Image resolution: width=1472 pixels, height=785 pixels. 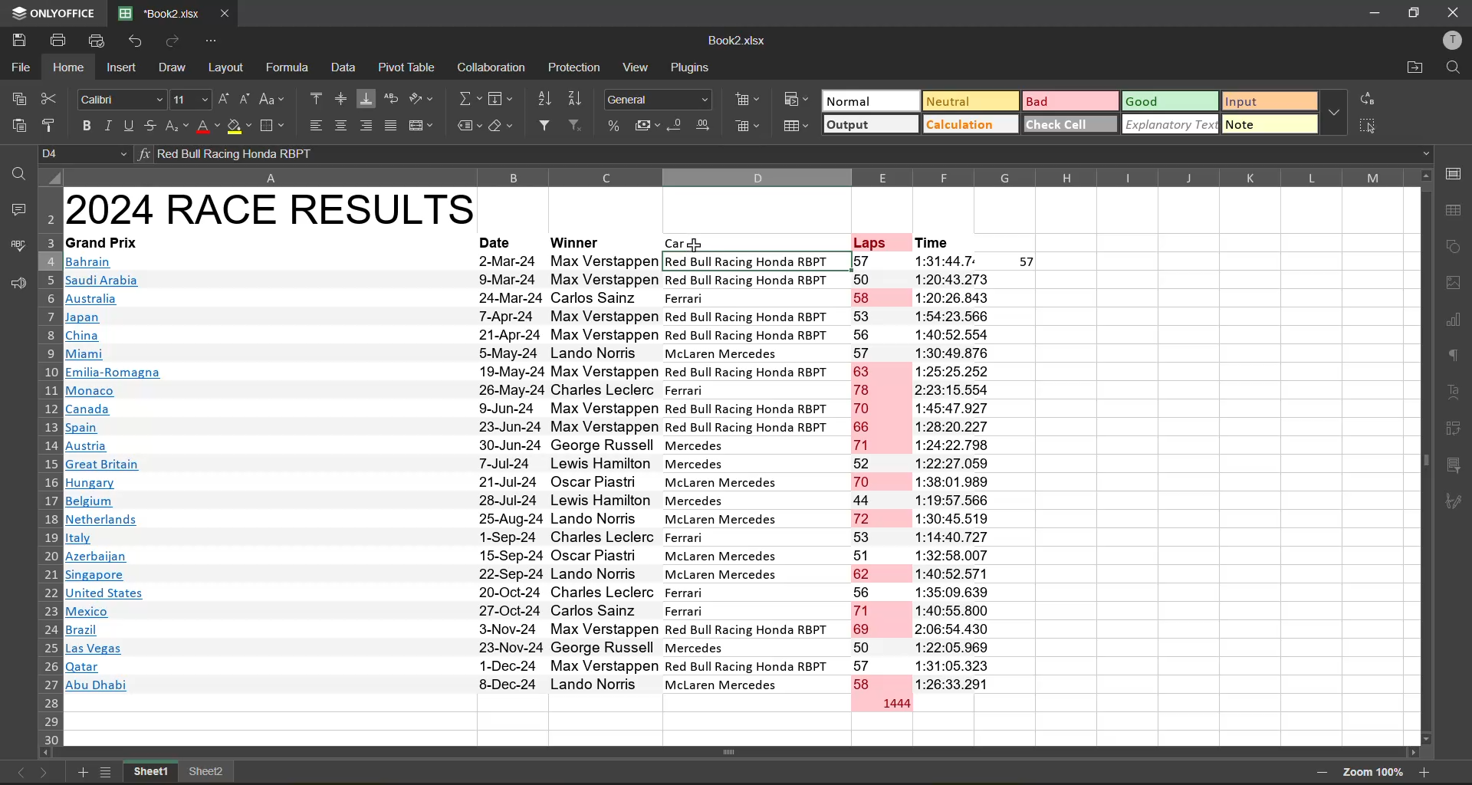 I want to click on formula, so click(x=289, y=70).